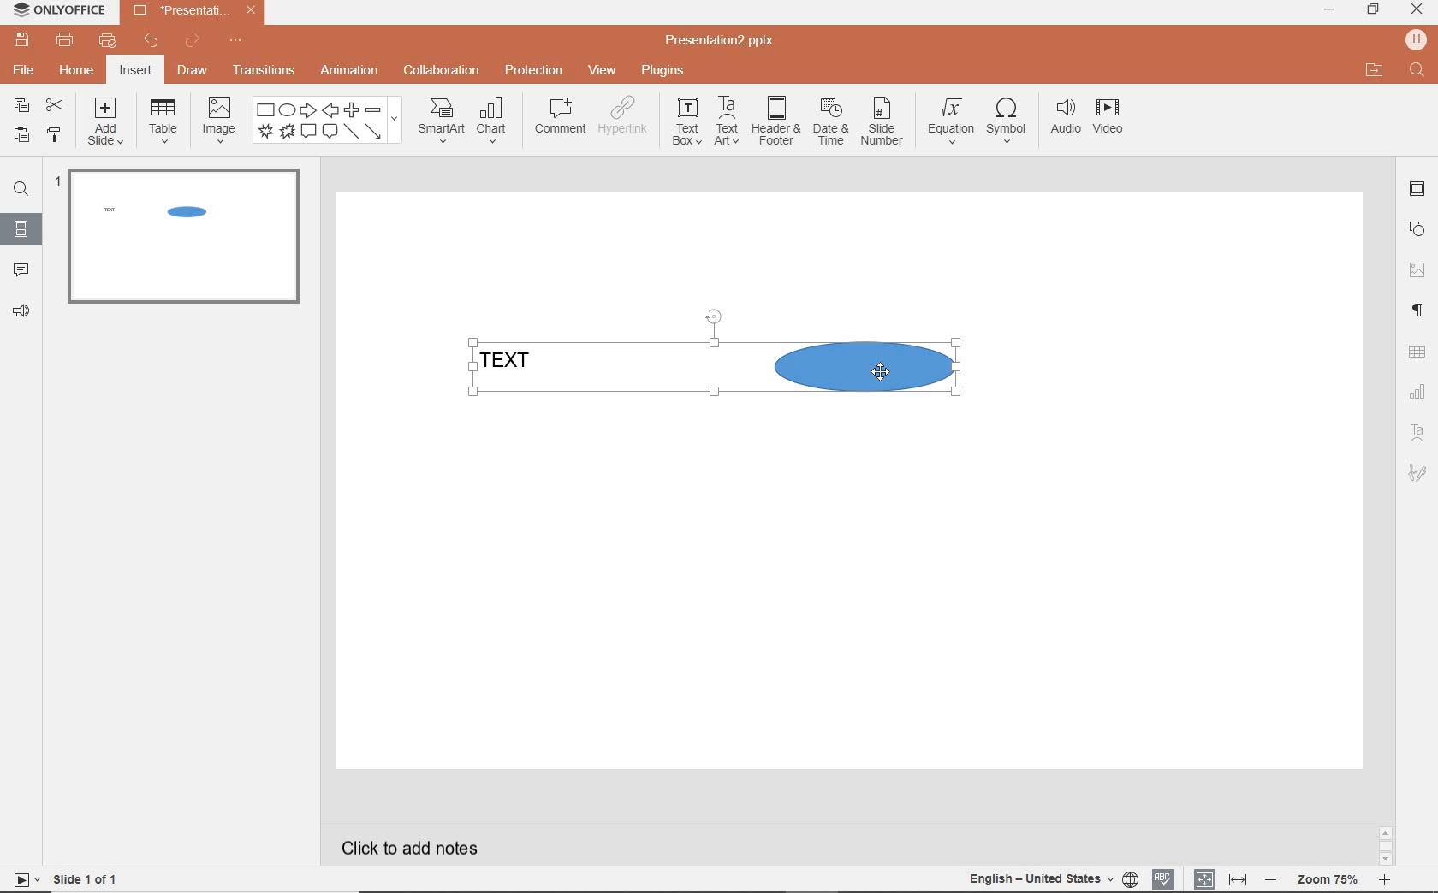 This screenshot has height=893, width=1438. What do you see at coordinates (1417, 269) in the screenshot?
I see `IMAGE SETTINGS` at bounding box center [1417, 269].